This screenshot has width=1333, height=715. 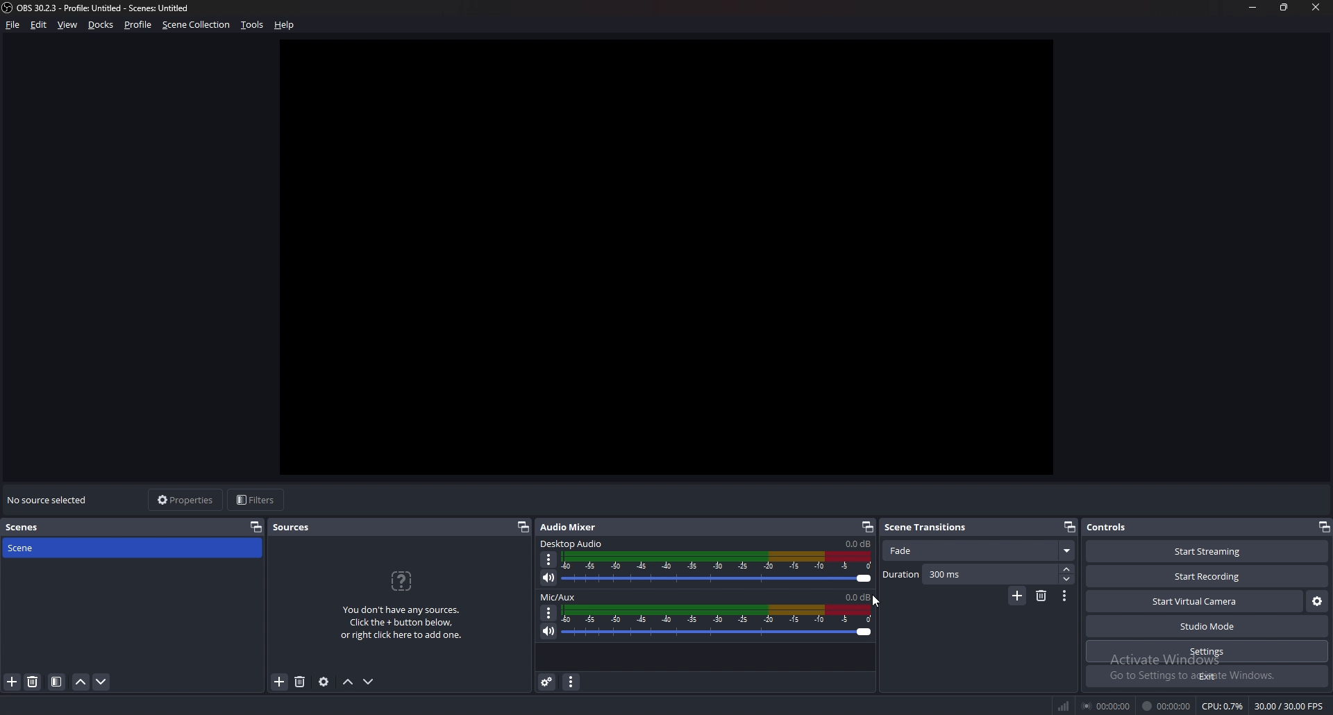 What do you see at coordinates (877, 602) in the screenshot?
I see `cursor` at bounding box center [877, 602].